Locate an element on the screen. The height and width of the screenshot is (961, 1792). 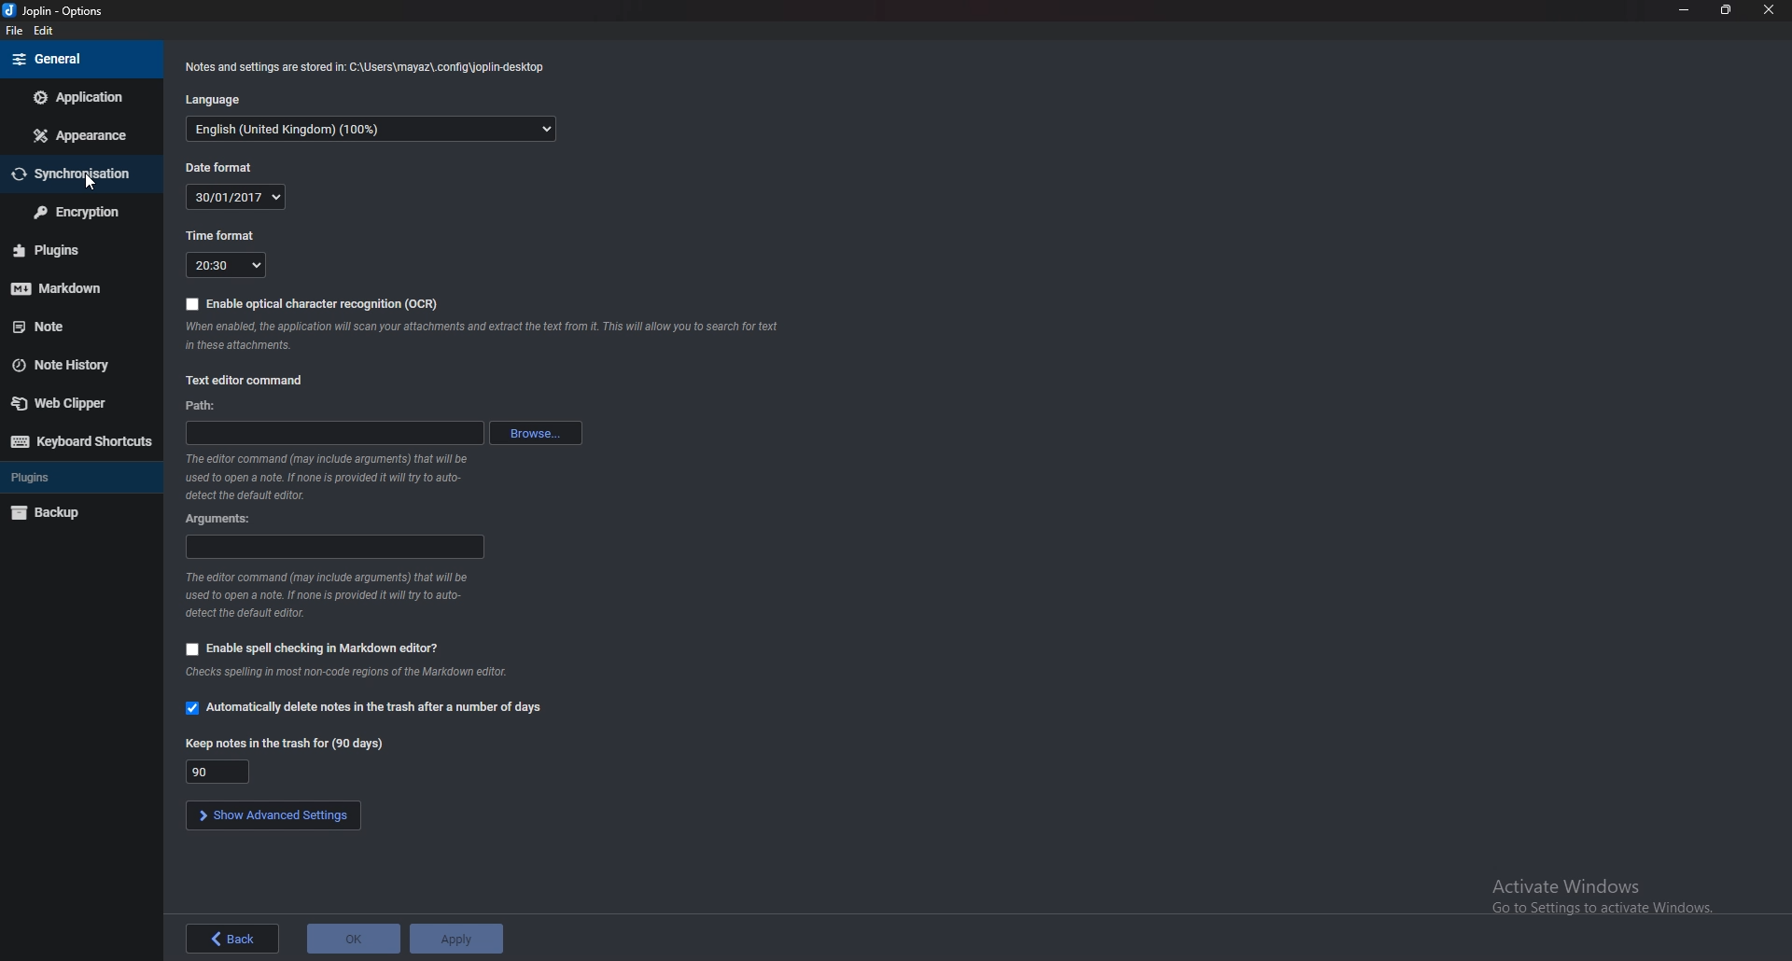
markdown is located at coordinates (67, 290).